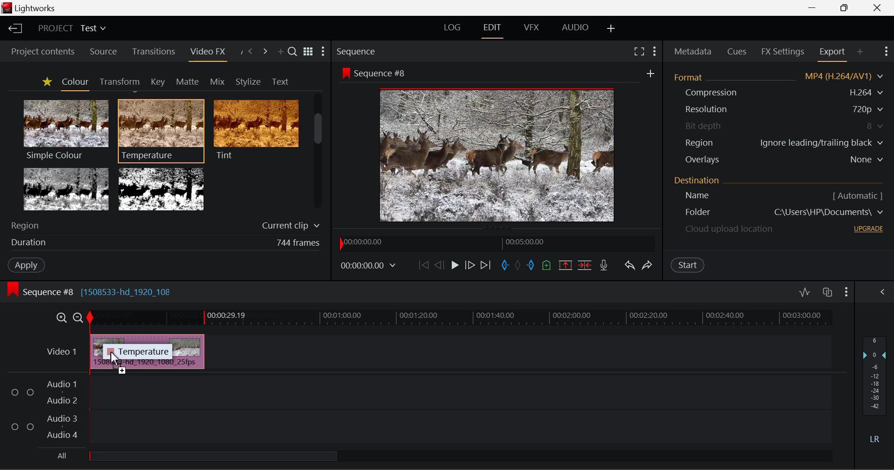  I want to click on 8 , so click(876, 126).